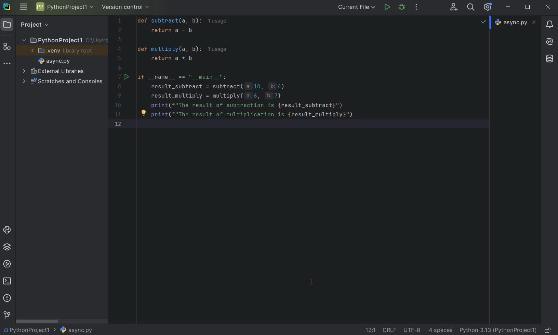 Image resolution: width=558 pixels, height=335 pixels. Describe the element at coordinates (30, 330) in the screenshot. I see `PROJECT NAME` at that location.